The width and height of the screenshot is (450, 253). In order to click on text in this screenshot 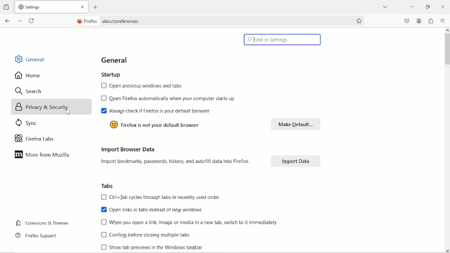, I will do `click(155, 210)`.